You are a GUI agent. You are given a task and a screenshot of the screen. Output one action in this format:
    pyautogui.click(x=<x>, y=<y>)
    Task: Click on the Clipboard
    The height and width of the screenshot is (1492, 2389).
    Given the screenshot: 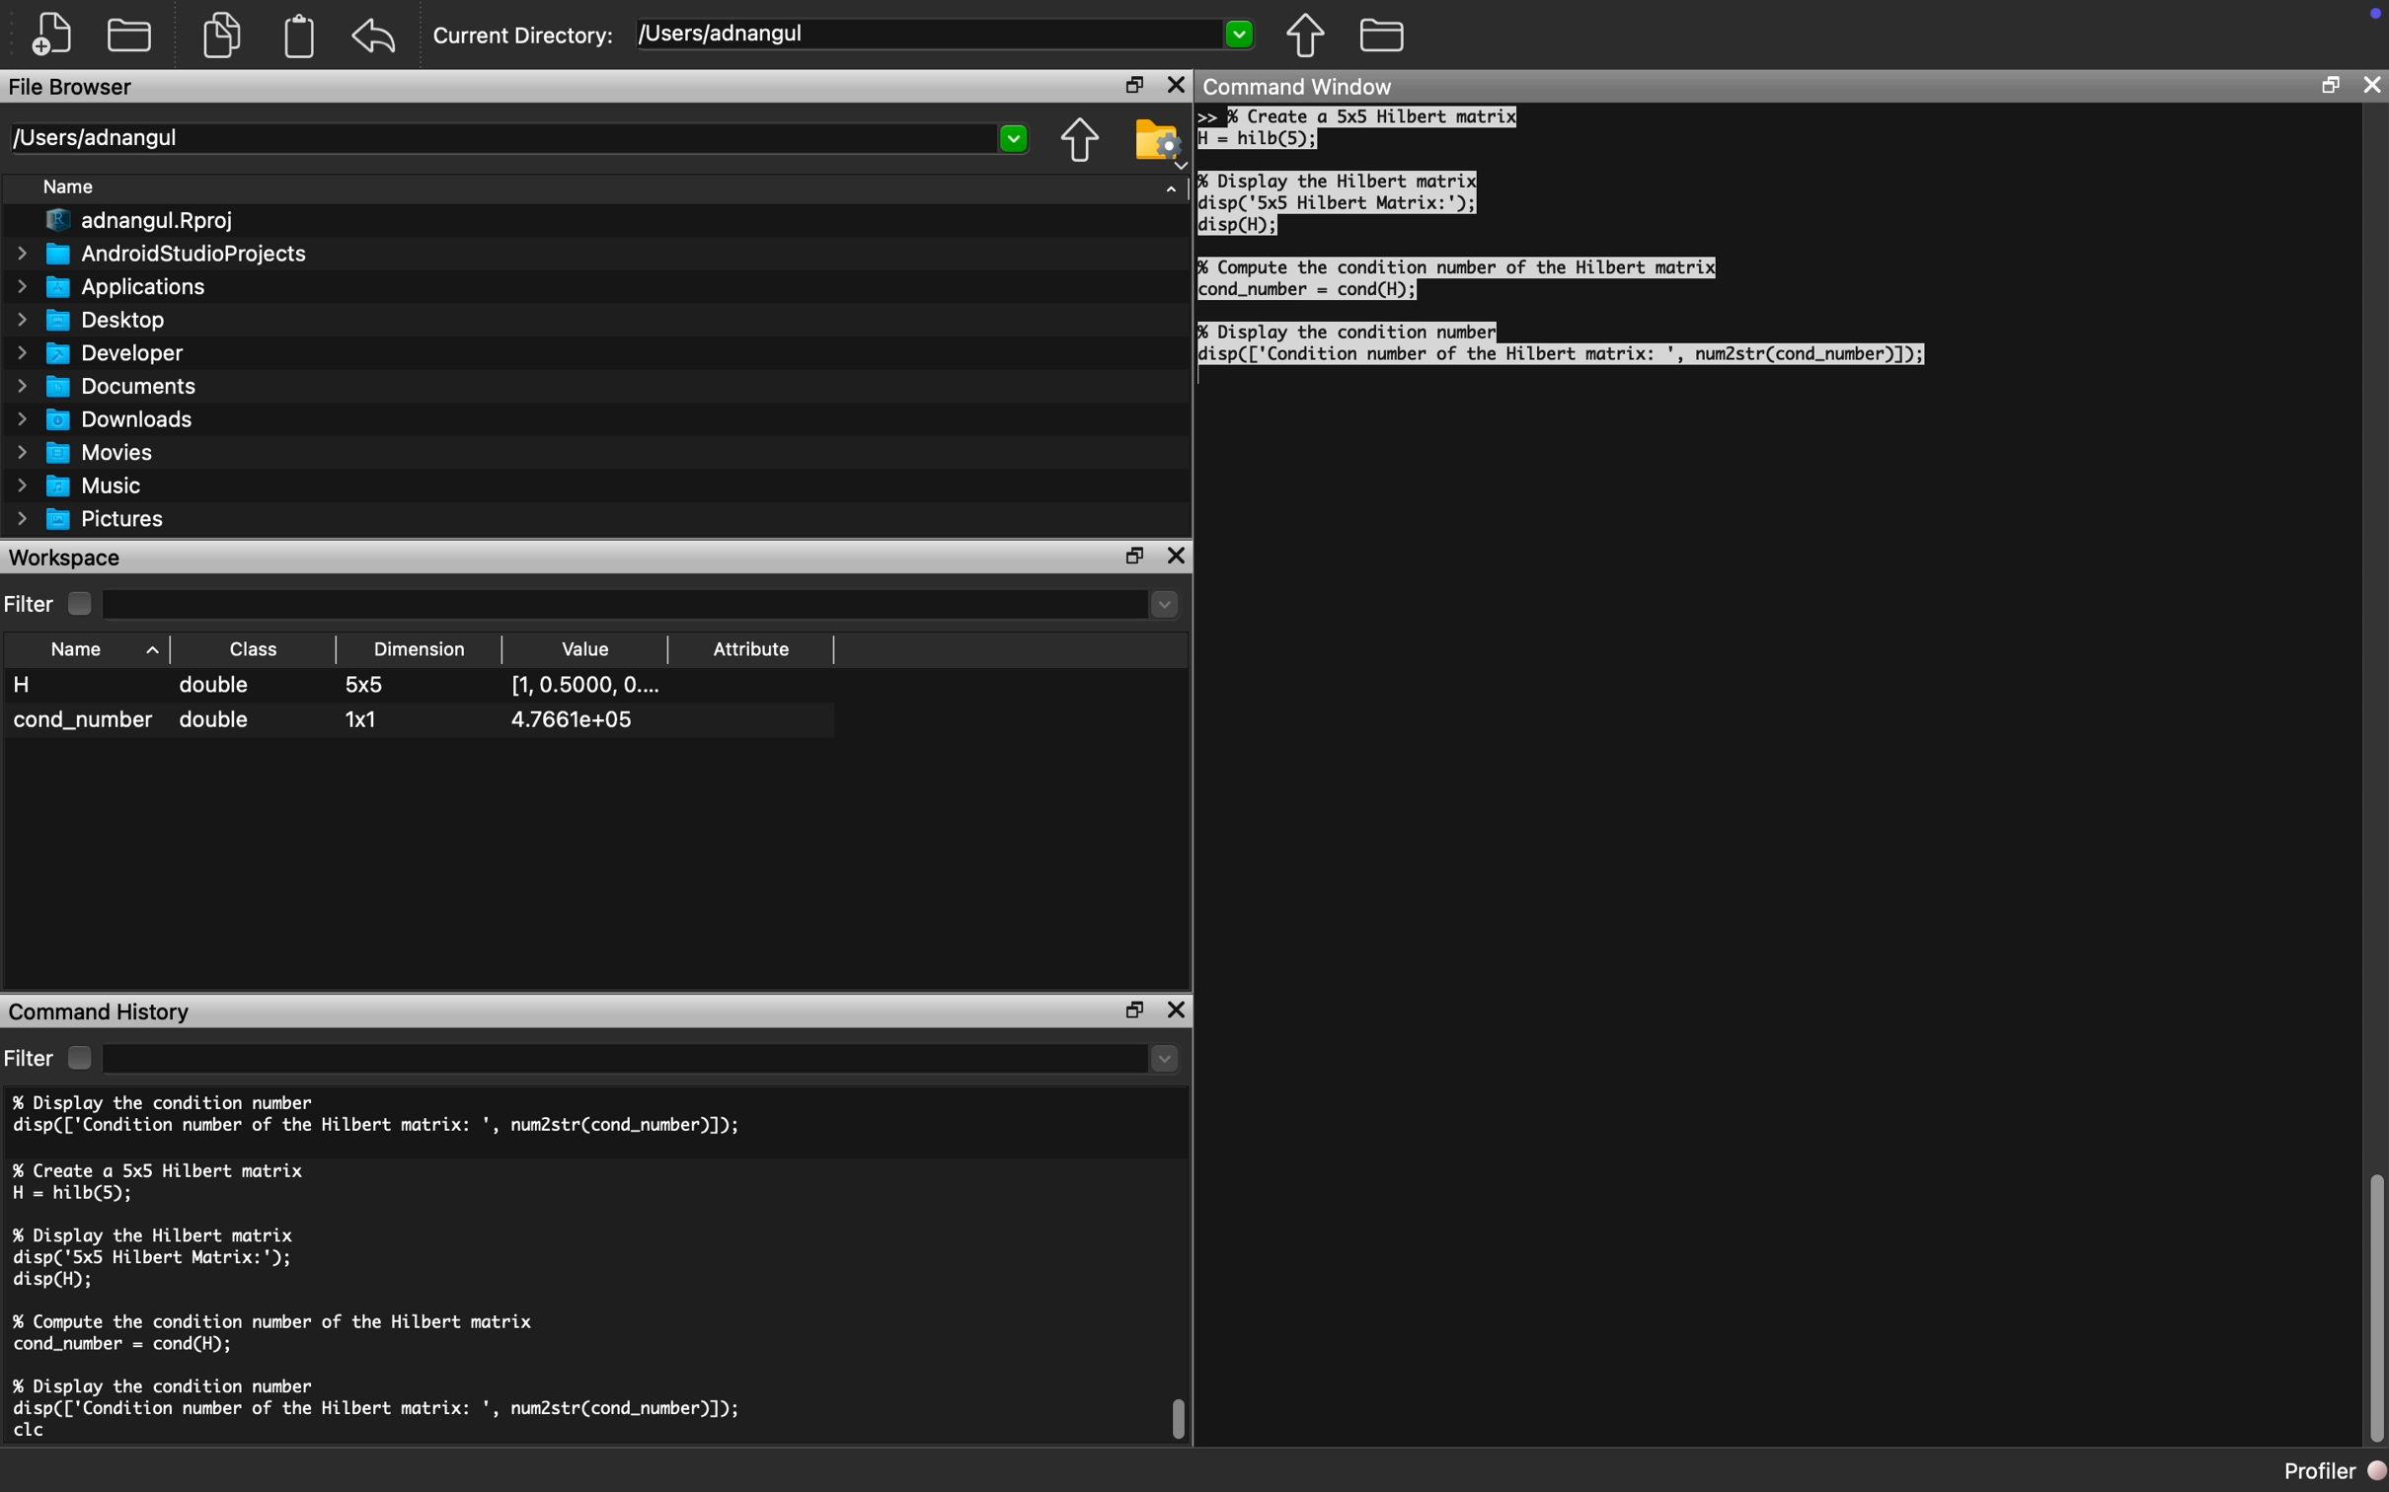 What is the action you would take?
    pyautogui.click(x=300, y=35)
    